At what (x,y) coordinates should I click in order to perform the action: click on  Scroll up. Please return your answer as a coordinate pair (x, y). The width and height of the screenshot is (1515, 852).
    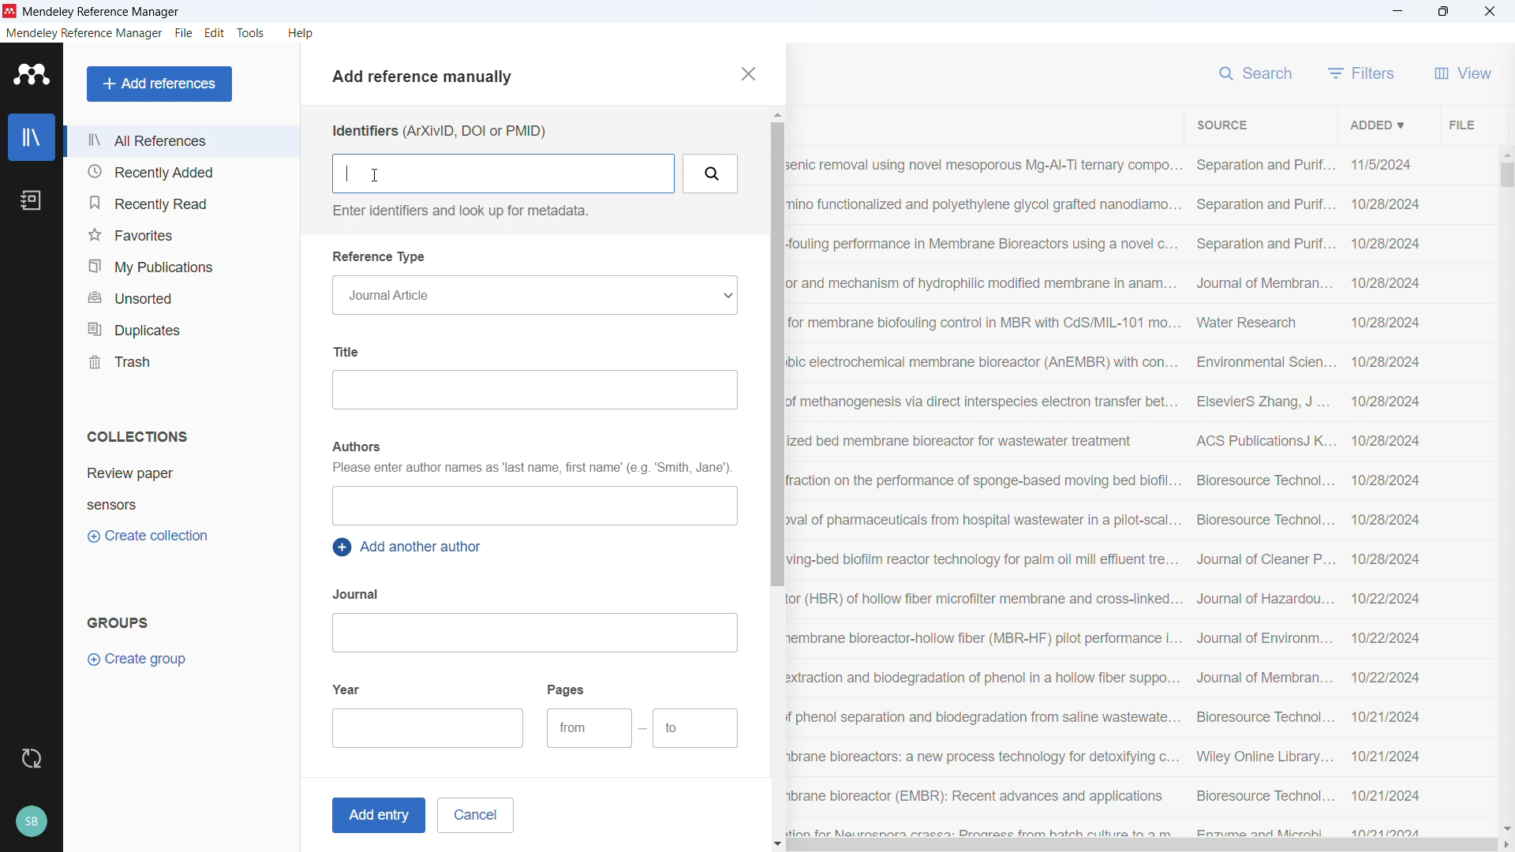
    Looking at the image, I should click on (776, 114).